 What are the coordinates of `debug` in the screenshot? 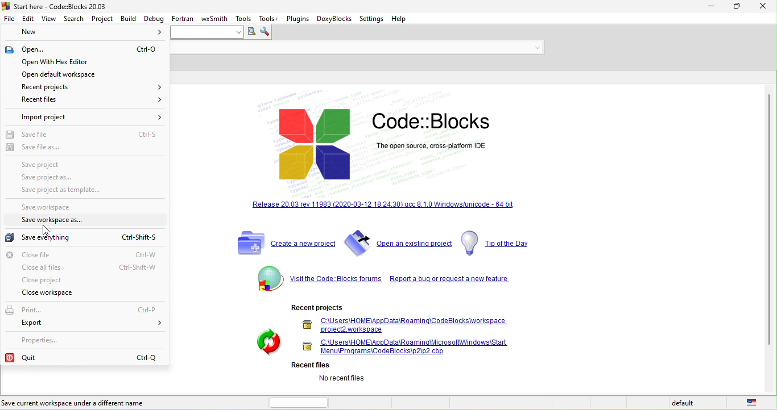 It's located at (154, 18).